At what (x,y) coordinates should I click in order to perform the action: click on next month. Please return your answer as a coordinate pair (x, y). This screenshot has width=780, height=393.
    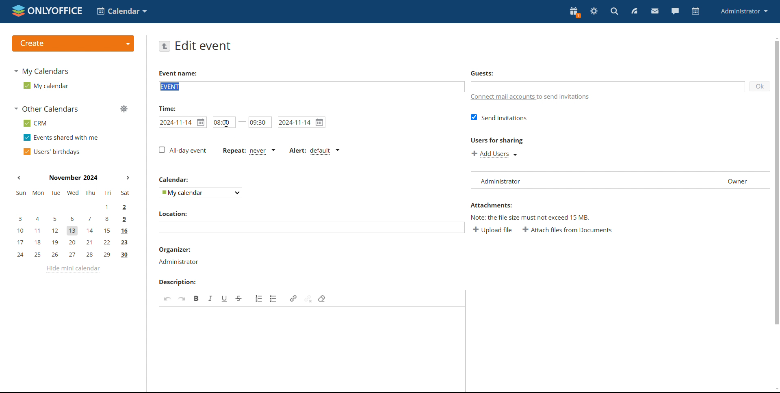
    Looking at the image, I should click on (128, 178).